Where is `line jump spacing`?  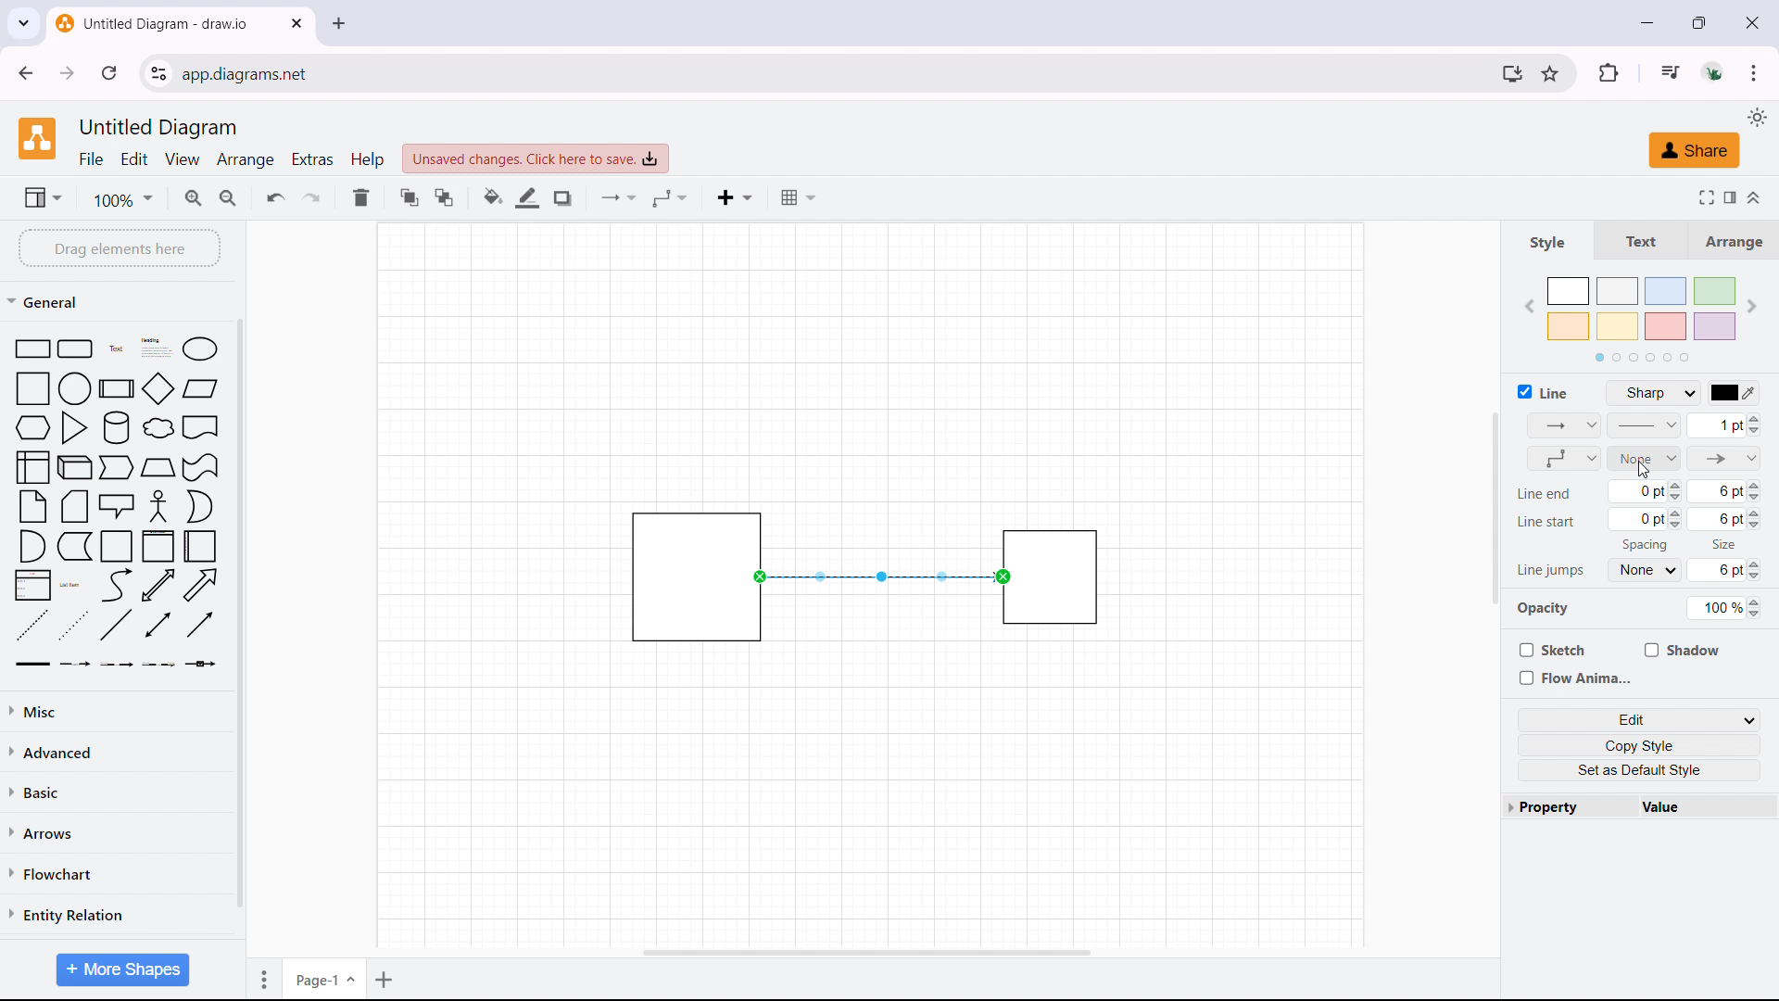 line jump spacing is located at coordinates (1647, 570).